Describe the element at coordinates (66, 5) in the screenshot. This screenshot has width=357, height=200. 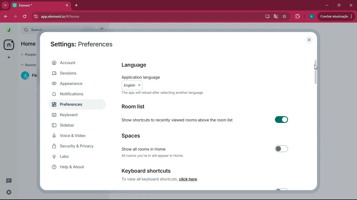
I see `close` at that location.